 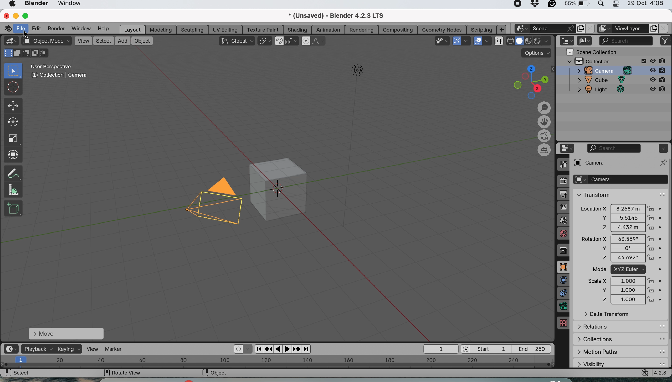 What do you see at coordinates (580, 29) in the screenshot?
I see `add new scene` at bounding box center [580, 29].